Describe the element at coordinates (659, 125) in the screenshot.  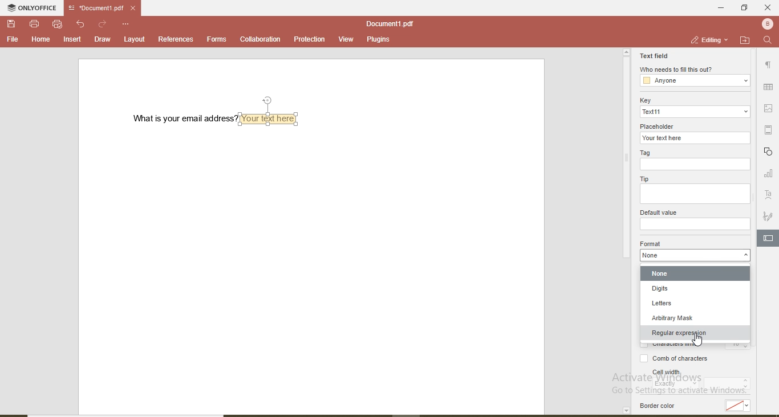
I see `placeholder` at that location.